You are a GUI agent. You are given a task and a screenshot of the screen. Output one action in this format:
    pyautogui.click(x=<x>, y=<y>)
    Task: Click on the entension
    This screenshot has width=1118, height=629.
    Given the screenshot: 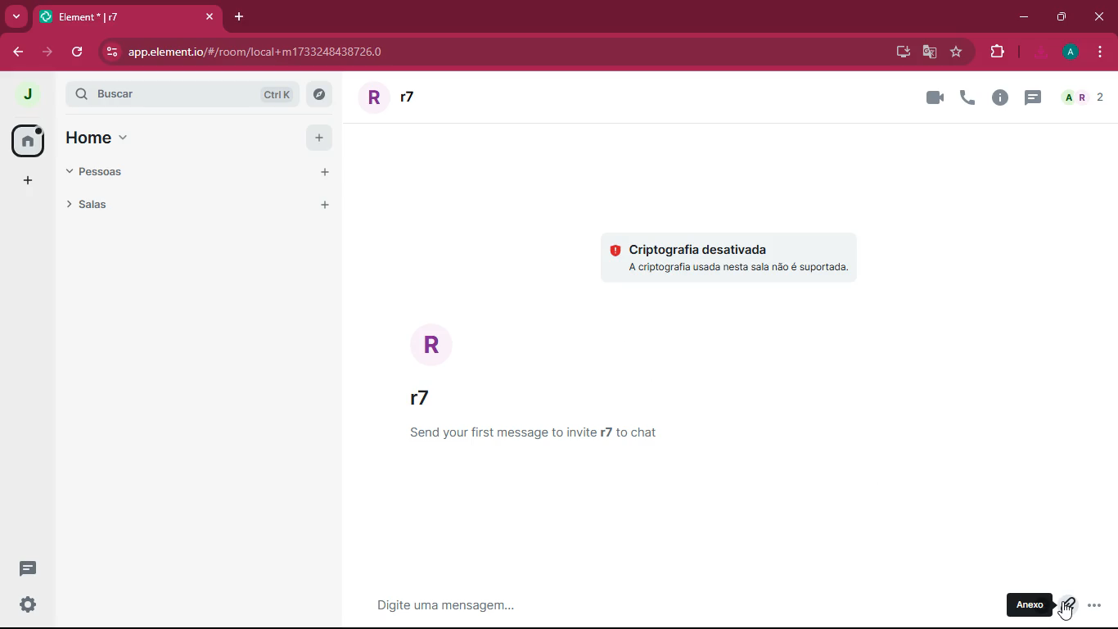 What is the action you would take?
    pyautogui.click(x=994, y=52)
    